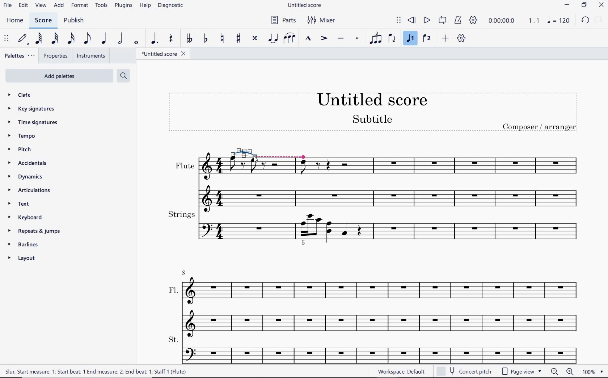 This screenshot has width=608, height=378. Describe the element at coordinates (54, 39) in the screenshot. I see `32ND NOTE` at that location.